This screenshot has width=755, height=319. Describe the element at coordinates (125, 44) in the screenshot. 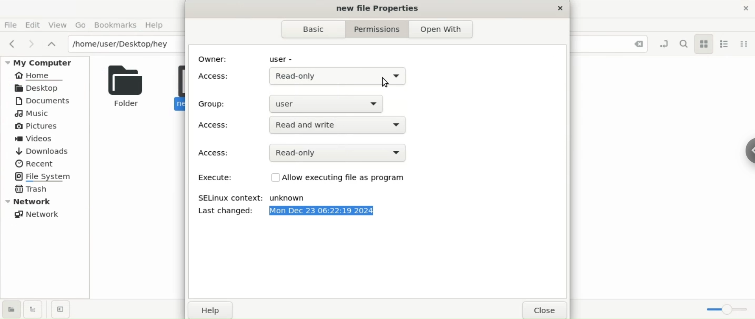

I see `/home/user/Desktop/hey` at that location.